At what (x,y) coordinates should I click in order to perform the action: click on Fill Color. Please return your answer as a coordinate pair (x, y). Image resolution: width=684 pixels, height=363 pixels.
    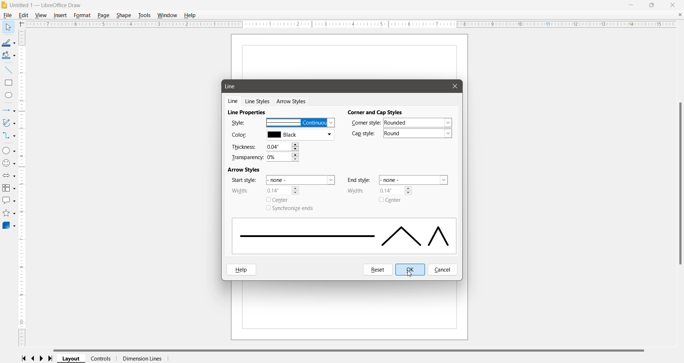
    Looking at the image, I should click on (9, 56).